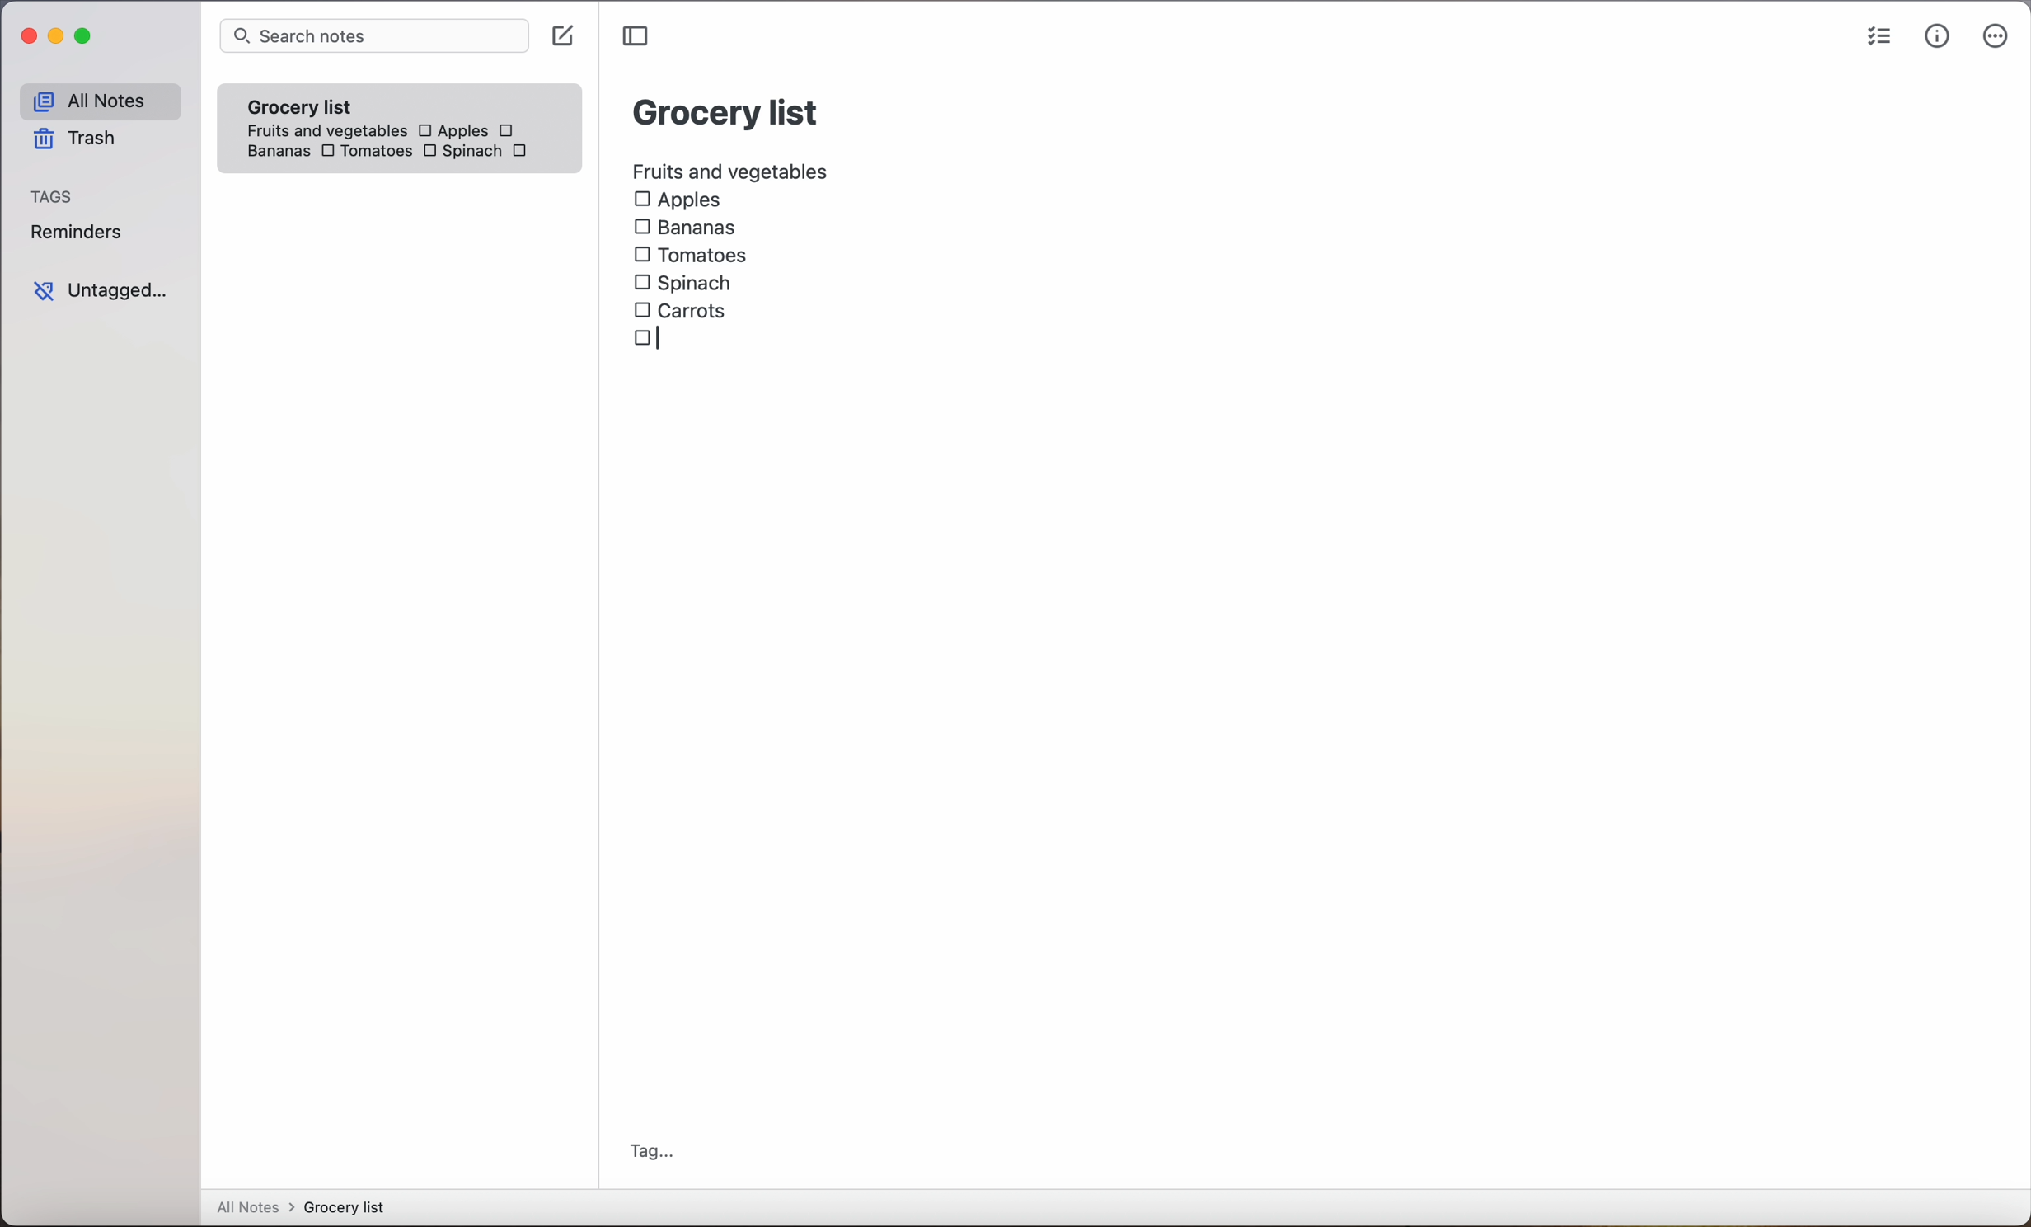 The height and width of the screenshot is (1227, 2031). What do you see at coordinates (364, 153) in the screenshot?
I see `Tomatoes checkbox` at bounding box center [364, 153].